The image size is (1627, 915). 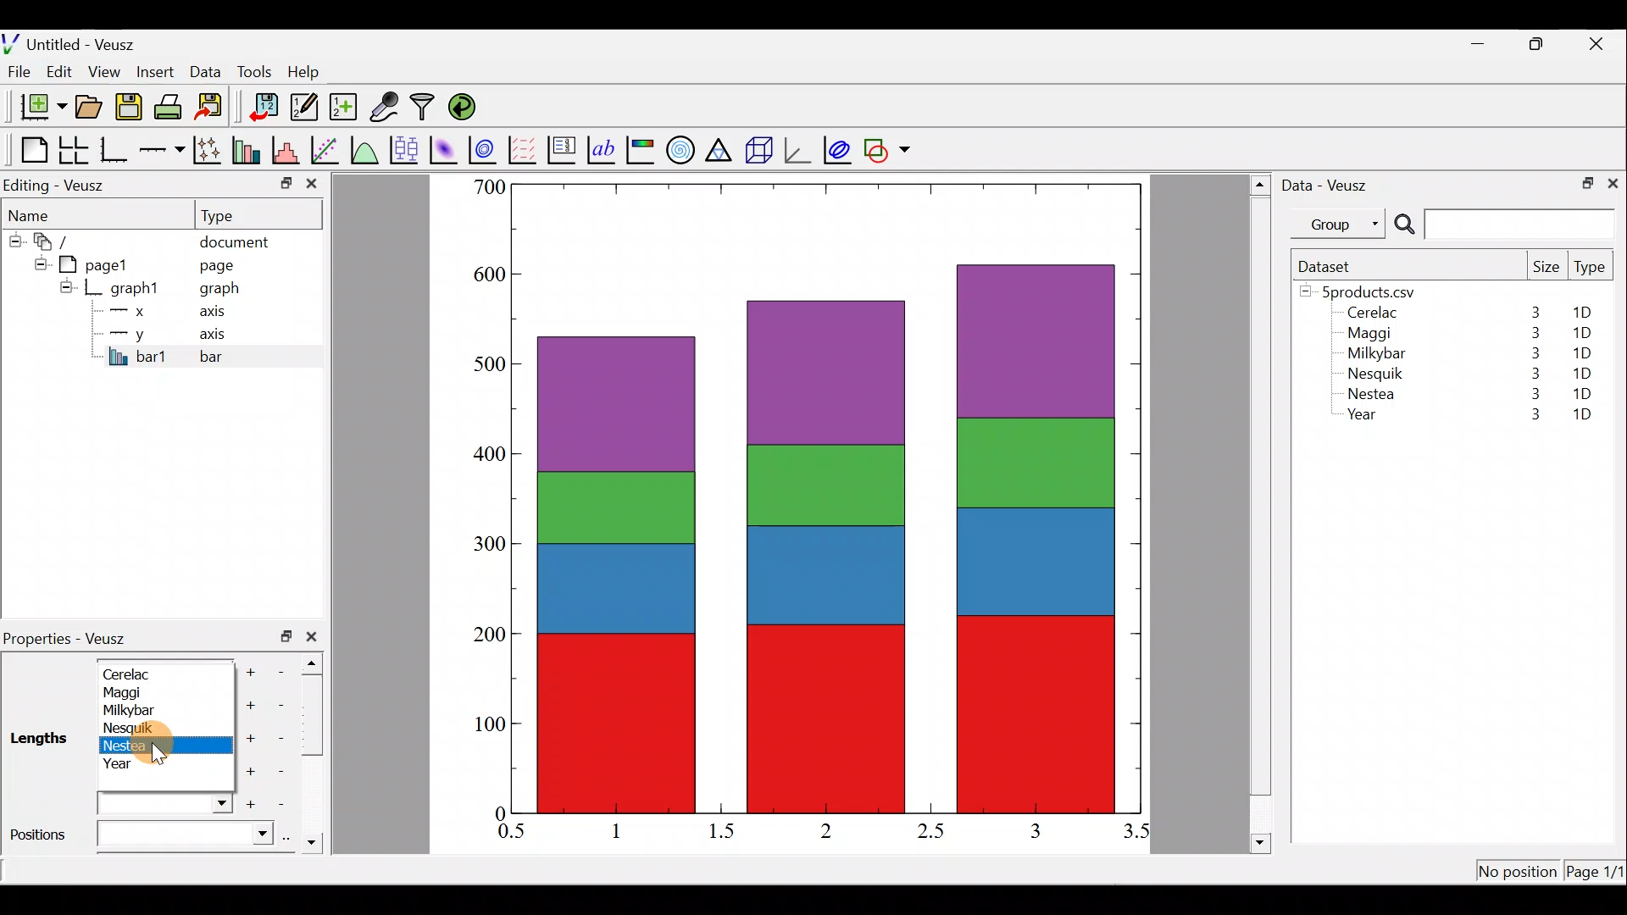 I want to click on Positions, so click(x=139, y=838).